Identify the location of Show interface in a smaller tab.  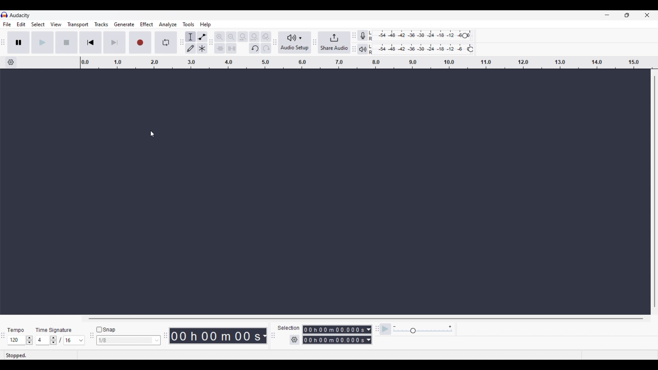
(627, 15).